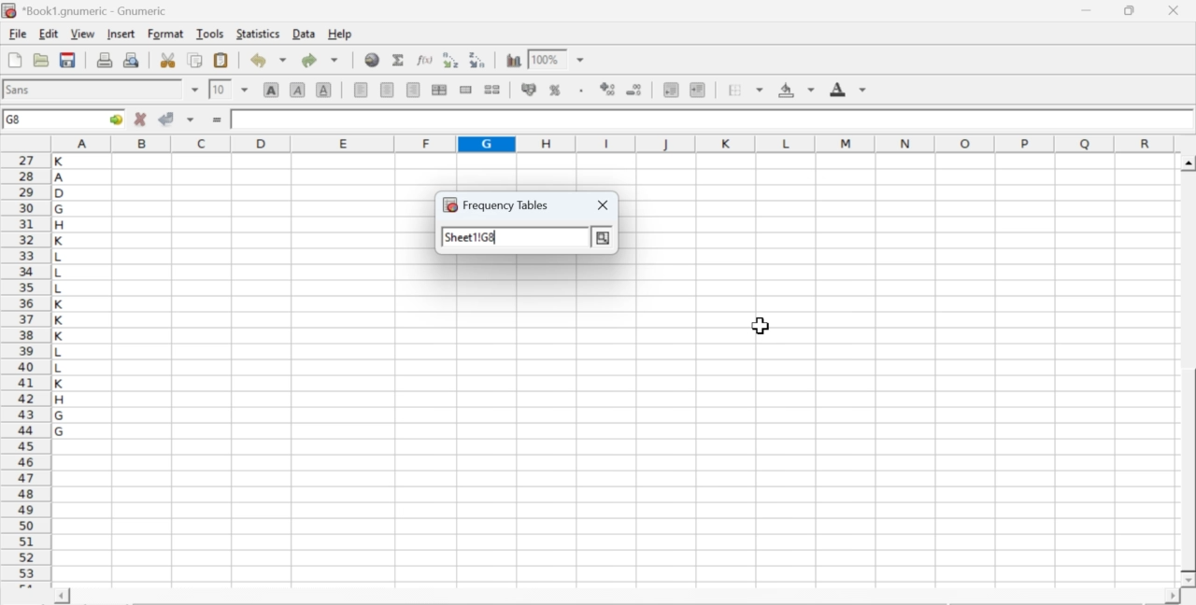 The width and height of the screenshot is (1196, 605). I want to click on 100%, so click(545, 59).